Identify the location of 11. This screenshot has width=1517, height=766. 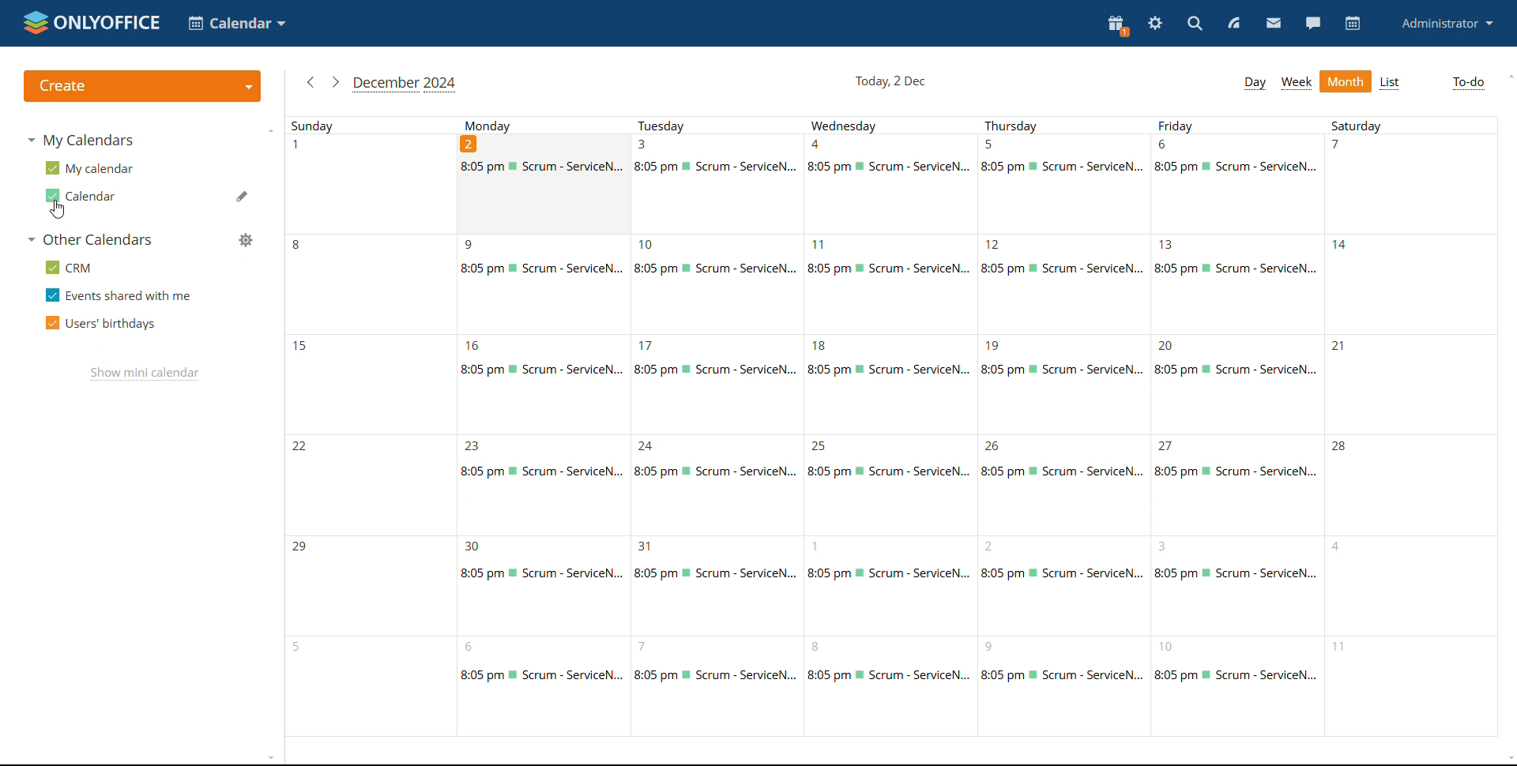
(889, 283).